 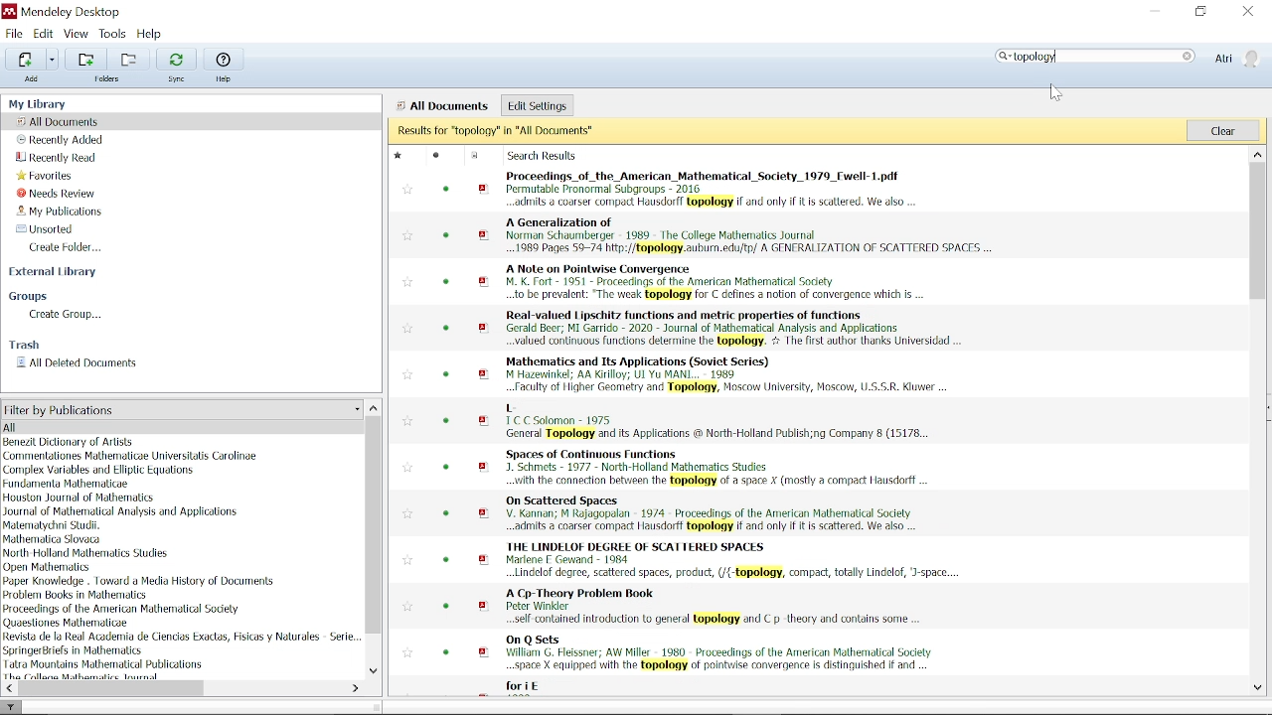 What do you see at coordinates (406, 238) in the screenshot?
I see `favourite` at bounding box center [406, 238].